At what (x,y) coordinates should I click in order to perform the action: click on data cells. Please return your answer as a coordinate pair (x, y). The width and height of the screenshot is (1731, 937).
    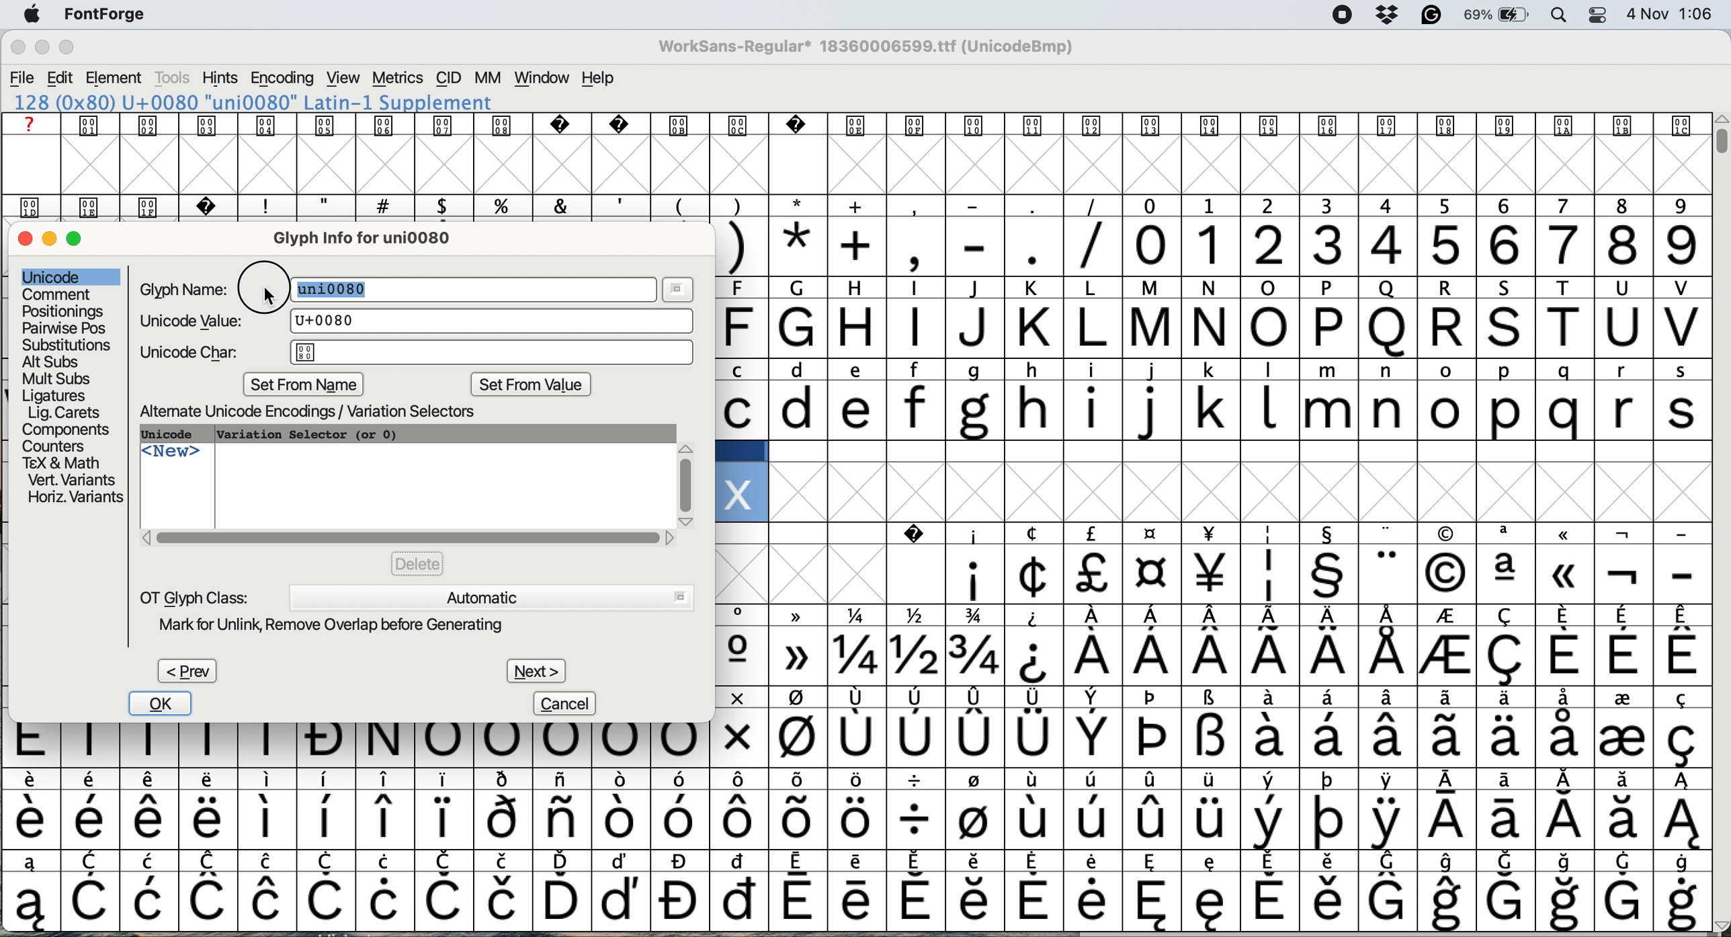
    Looking at the image, I should click on (1216, 452).